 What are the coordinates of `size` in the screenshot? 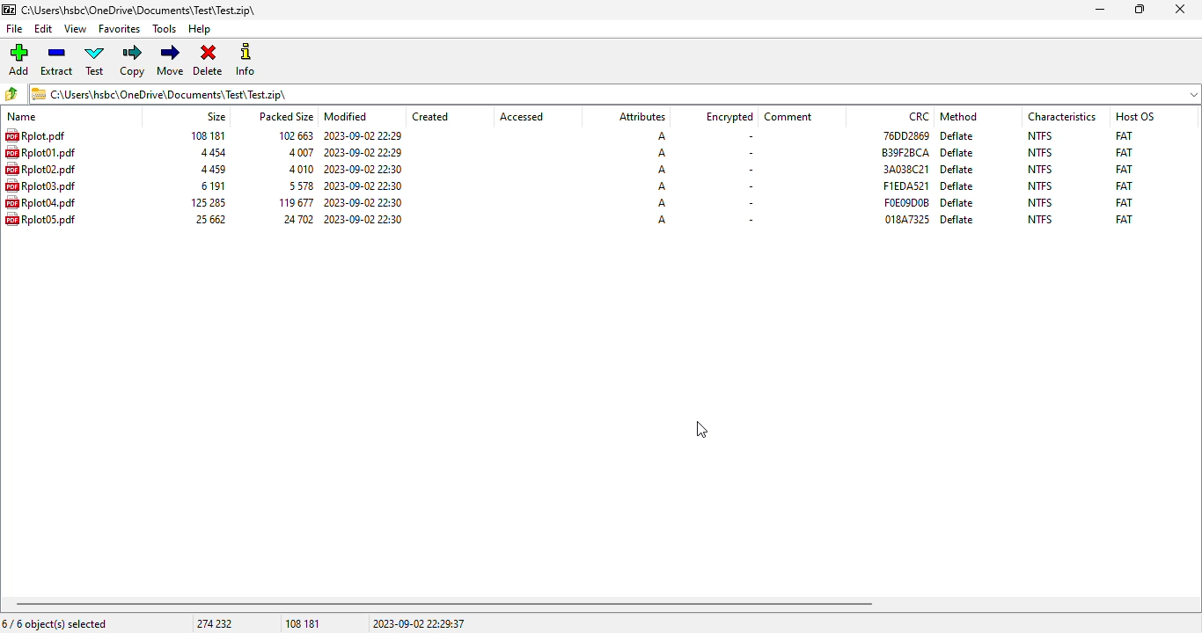 It's located at (207, 135).